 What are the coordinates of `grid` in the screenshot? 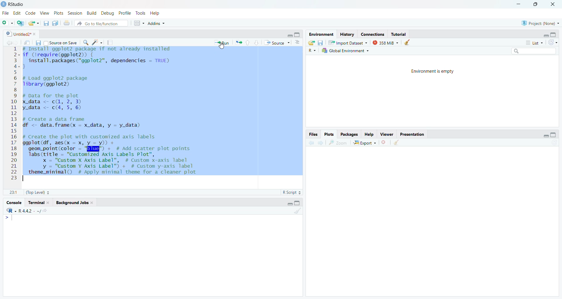 It's located at (139, 24).